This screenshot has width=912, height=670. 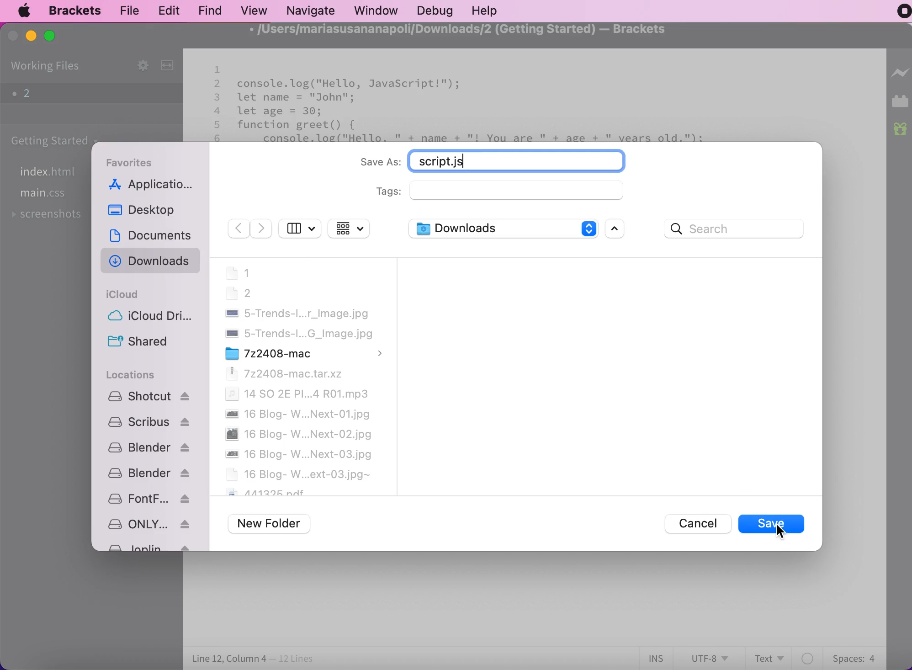 What do you see at coordinates (47, 66) in the screenshot?
I see `working files` at bounding box center [47, 66].